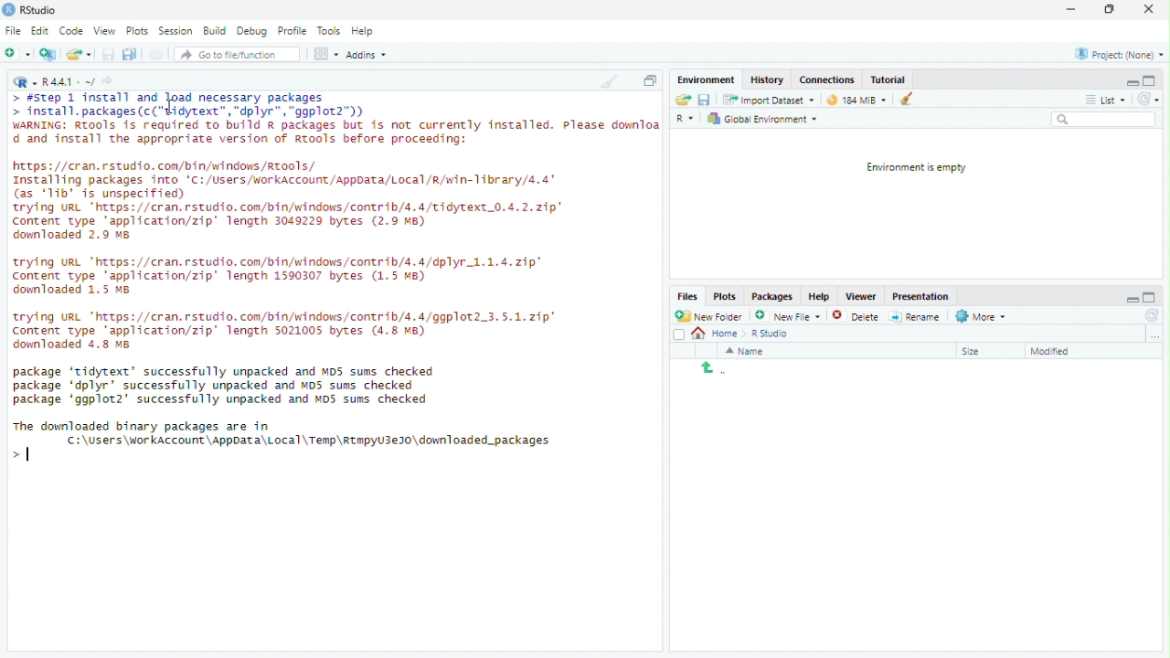 This screenshot has height=658, width=1170. I want to click on Workspace pane, so click(324, 55).